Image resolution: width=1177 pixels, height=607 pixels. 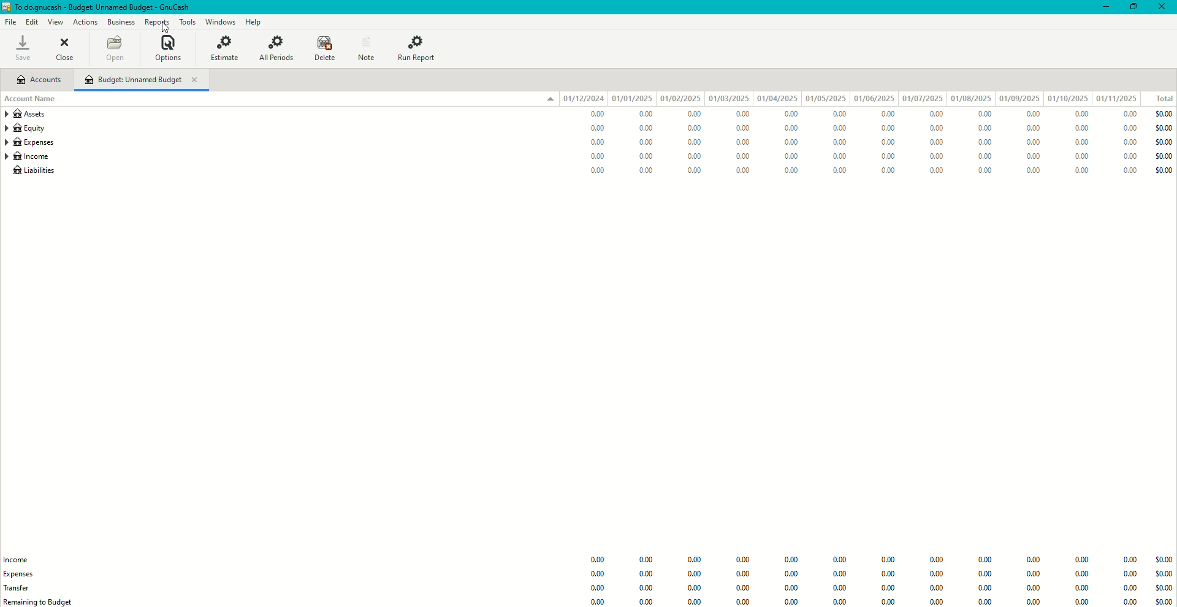 I want to click on Business, so click(x=121, y=21).